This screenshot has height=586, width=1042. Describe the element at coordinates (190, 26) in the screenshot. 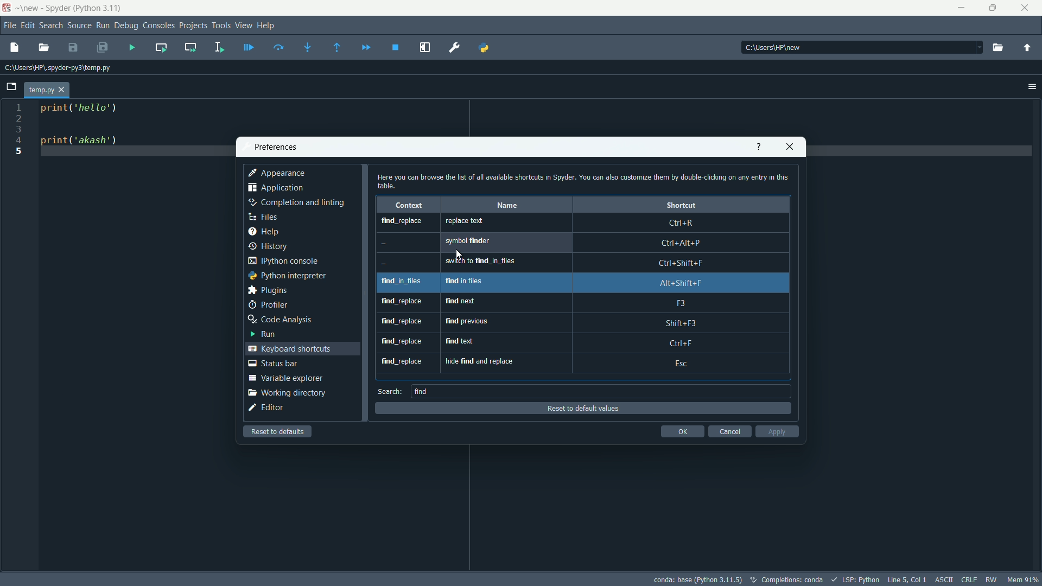

I see `projects menu` at that location.